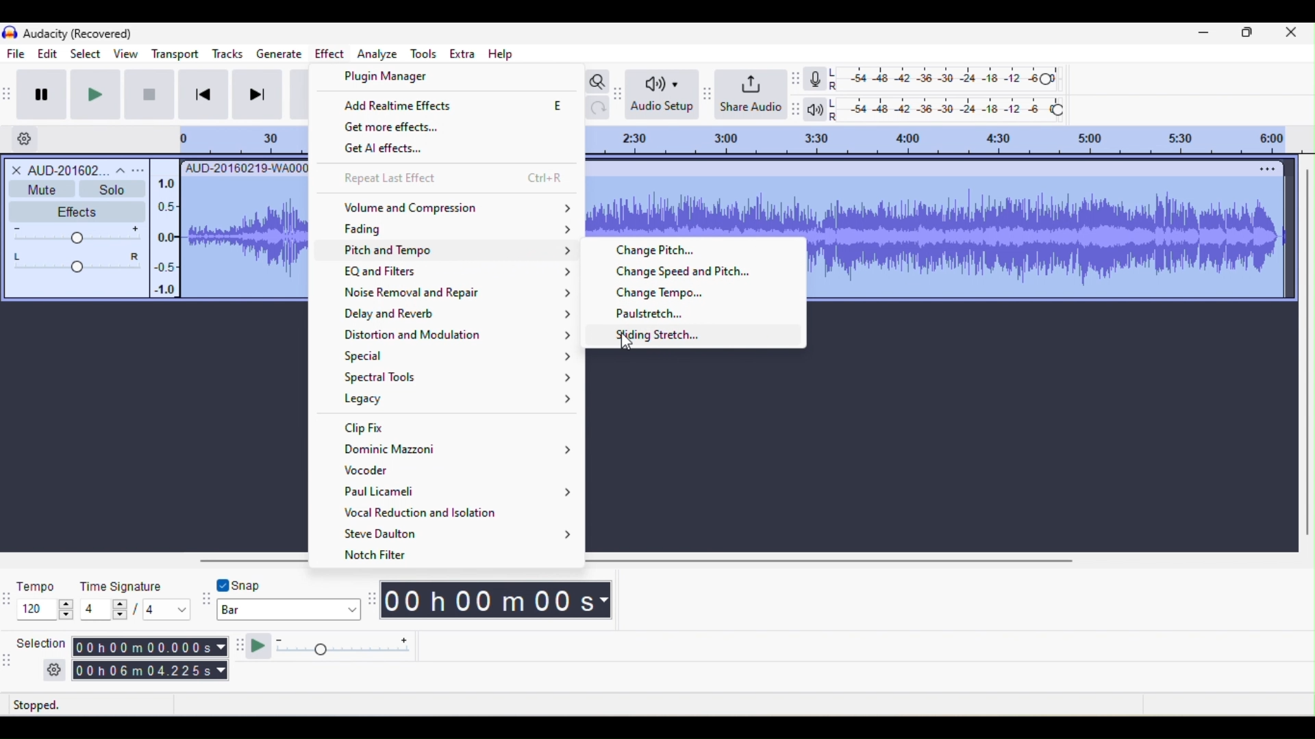 This screenshot has height=739, width=1315. I want to click on Select waveform, so click(243, 235).